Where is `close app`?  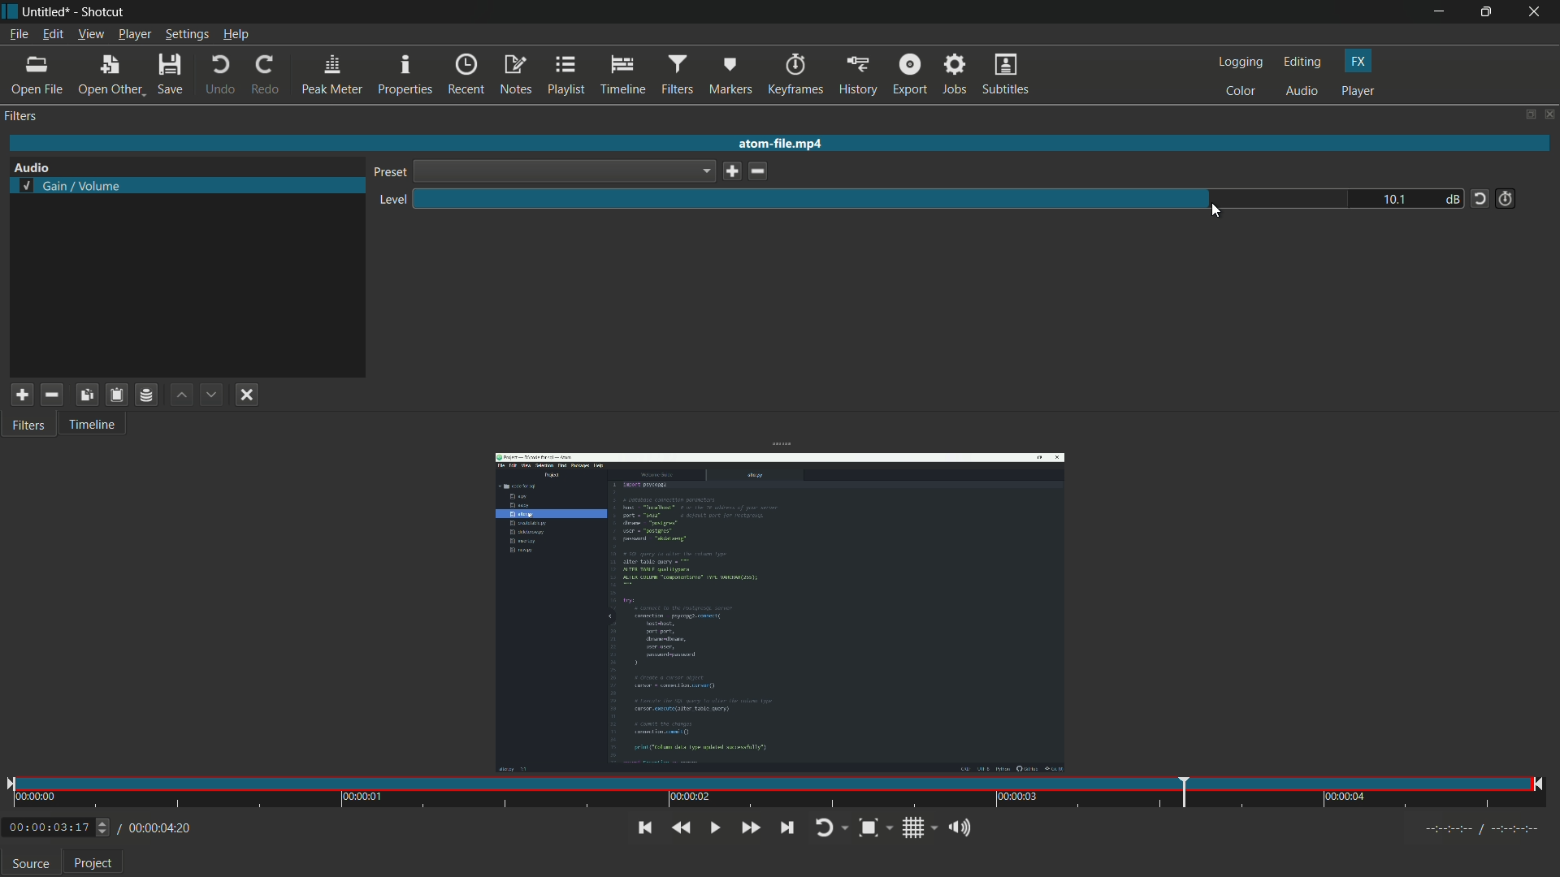
close app is located at coordinates (1537, 12).